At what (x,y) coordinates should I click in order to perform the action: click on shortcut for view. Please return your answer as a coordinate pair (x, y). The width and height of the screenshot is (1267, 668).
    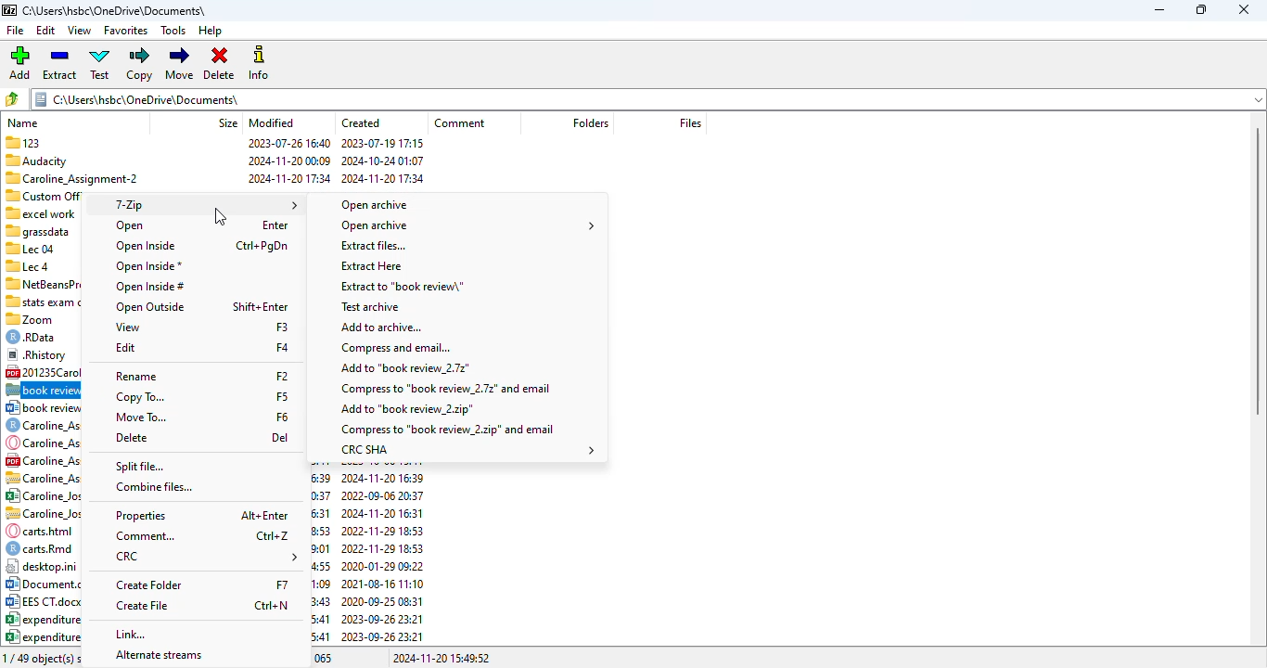
    Looking at the image, I should click on (283, 327).